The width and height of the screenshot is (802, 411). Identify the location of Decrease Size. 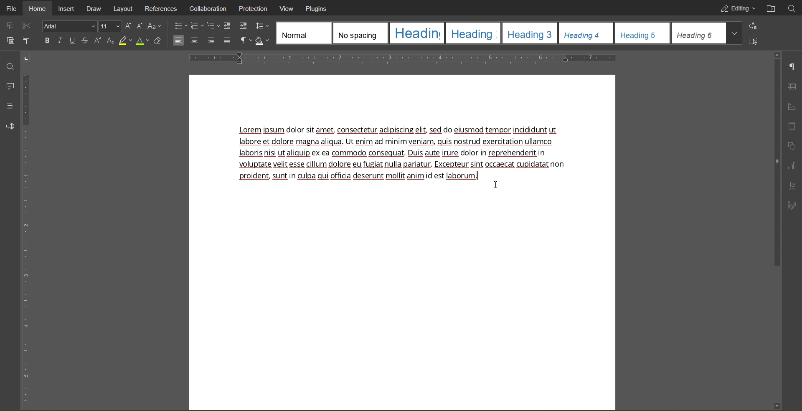
(140, 25).